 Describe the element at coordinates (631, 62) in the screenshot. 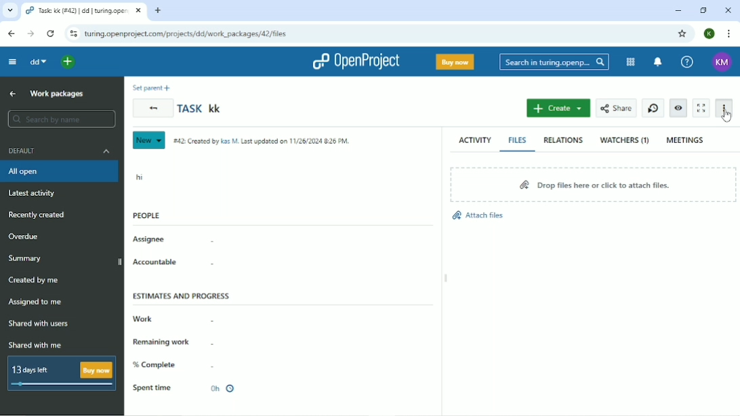

I see `Modules` at that location.